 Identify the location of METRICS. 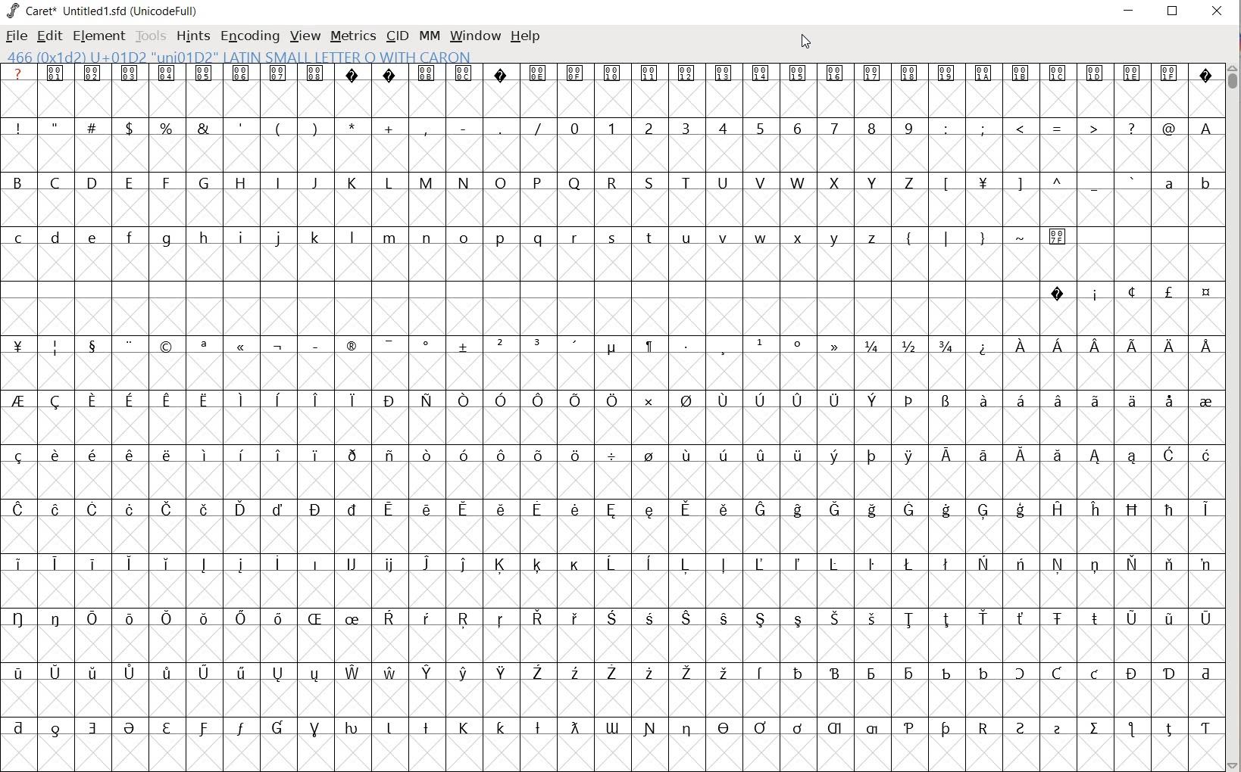
(353, 36).